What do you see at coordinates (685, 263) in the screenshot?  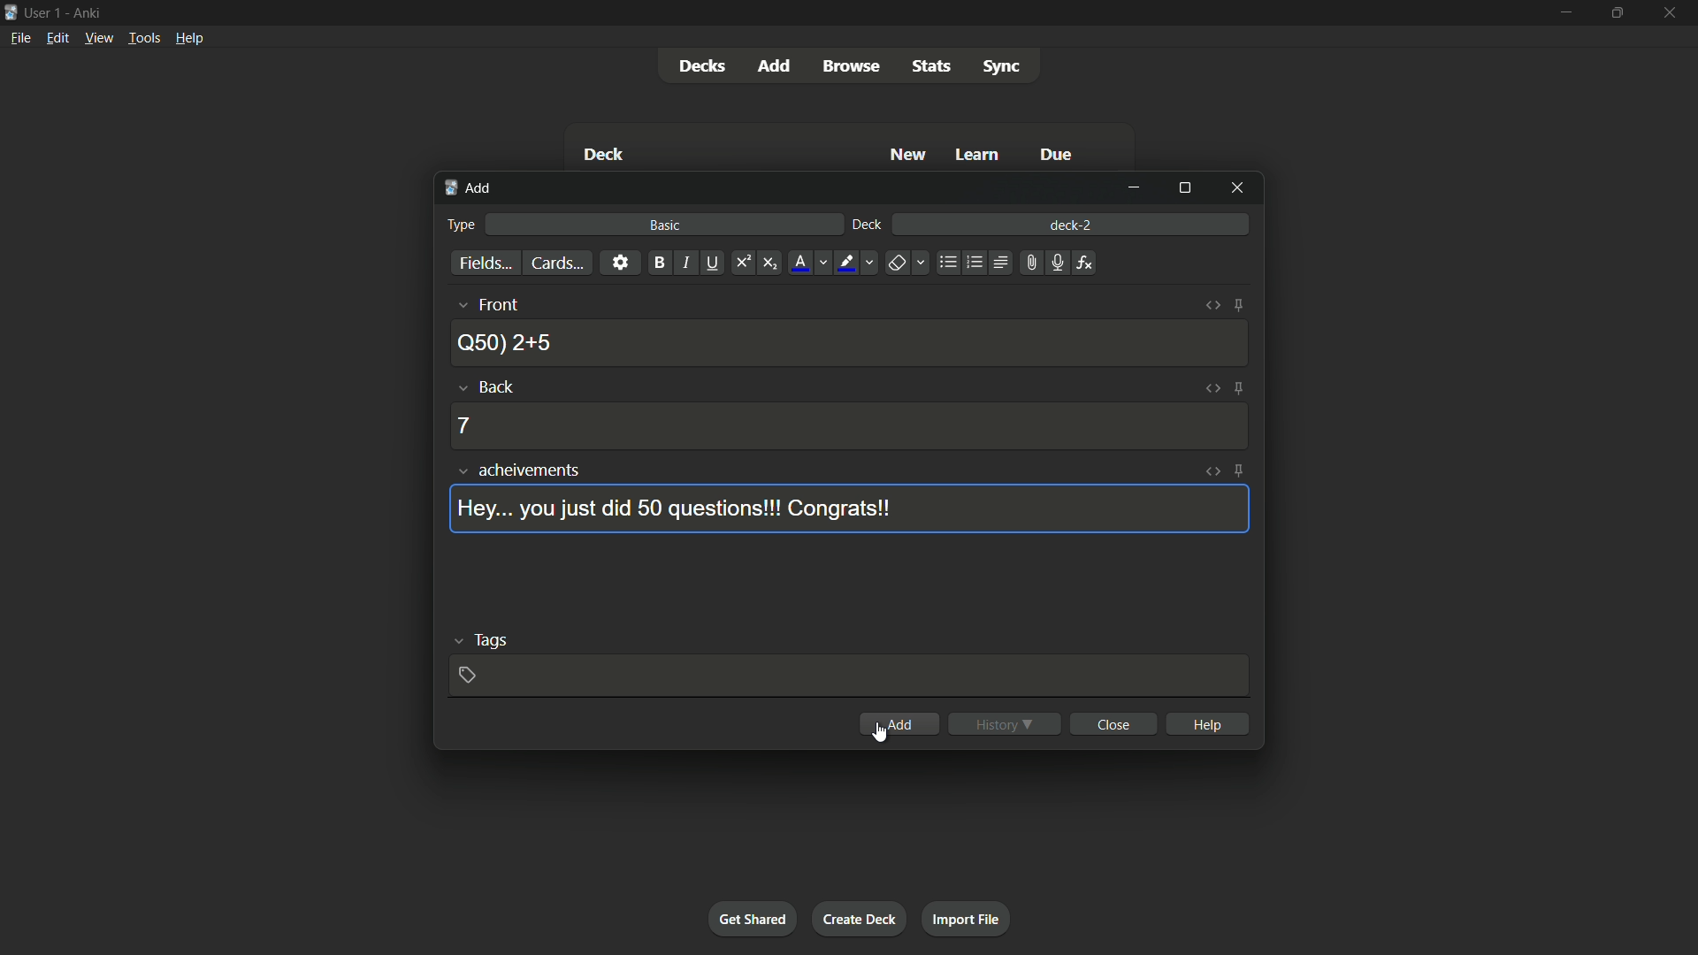 I see `italic` at bounding box center [685, 263].